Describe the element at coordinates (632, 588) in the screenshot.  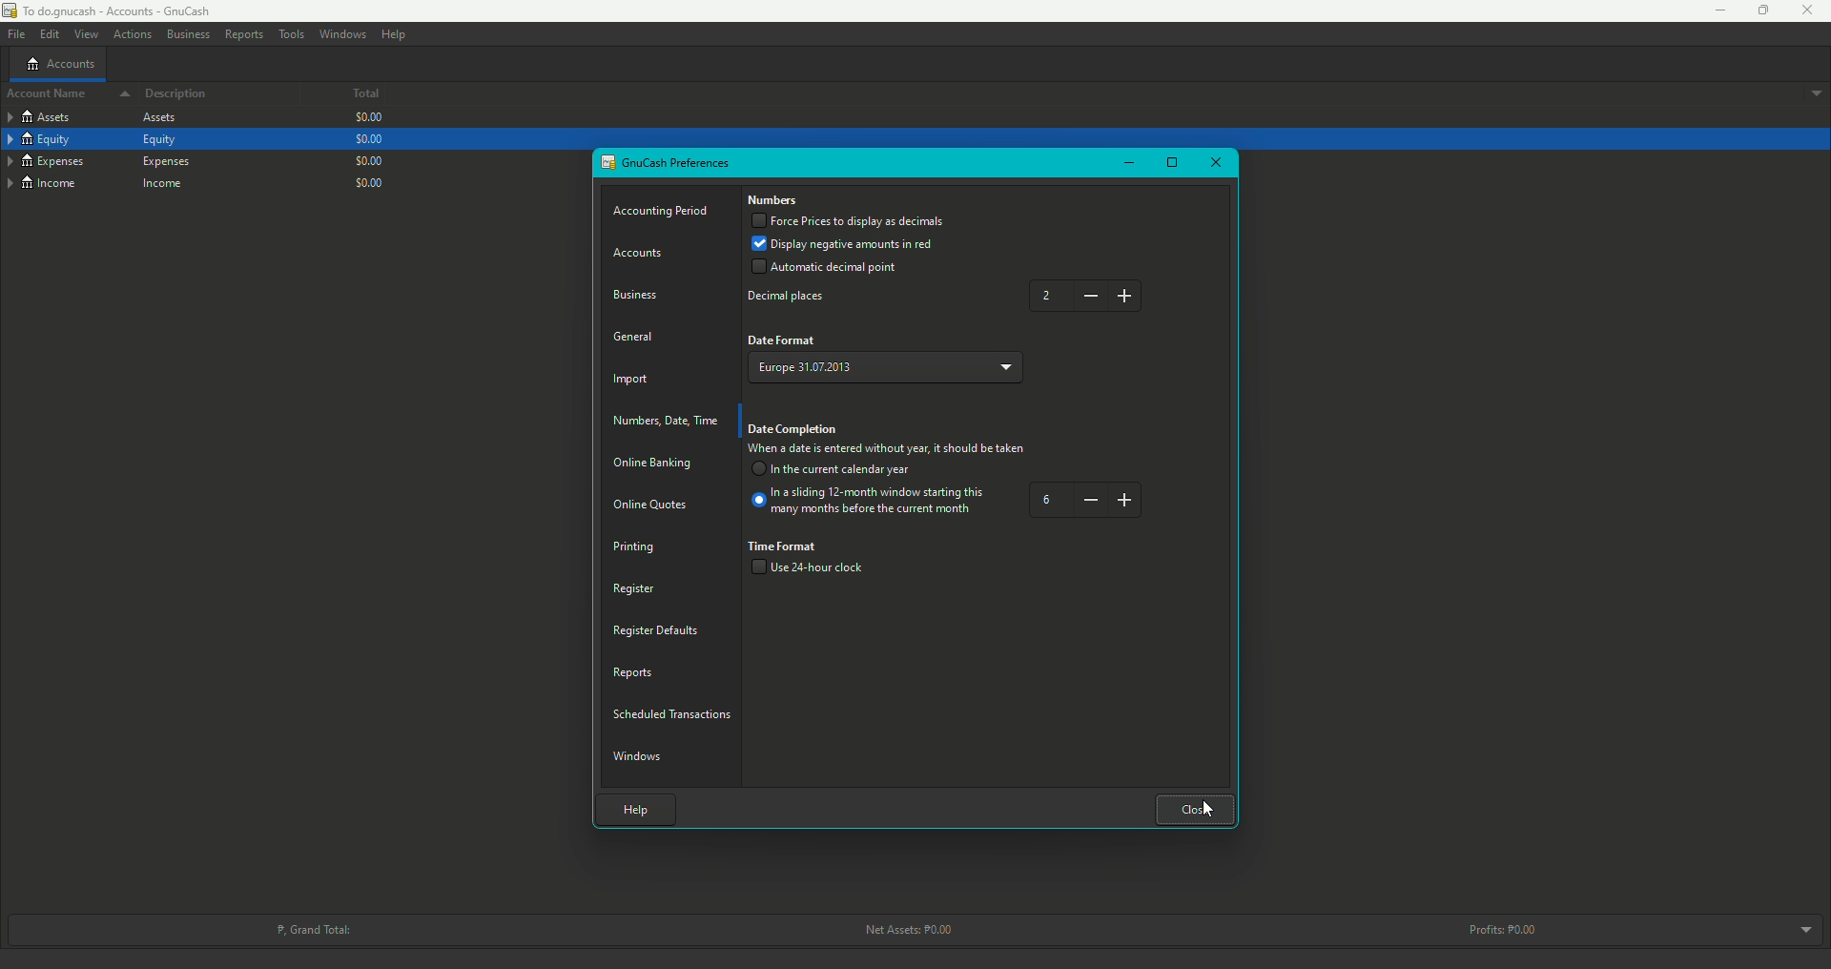
I see `Register` at that location.